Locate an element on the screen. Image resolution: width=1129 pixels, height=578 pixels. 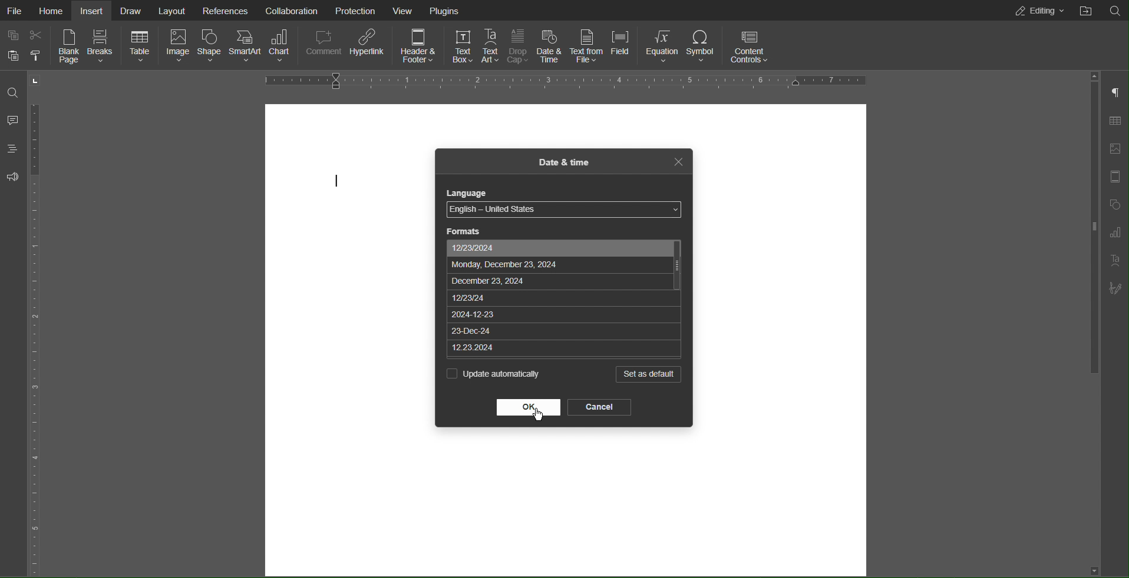
Language is located at coordinates (469, 193).